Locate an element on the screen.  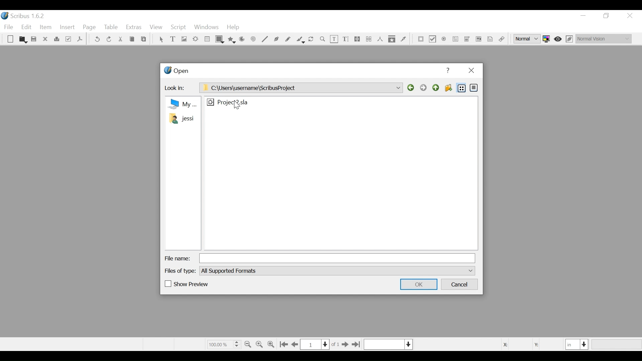
Eye dropper is located at coordinates (404, 39).